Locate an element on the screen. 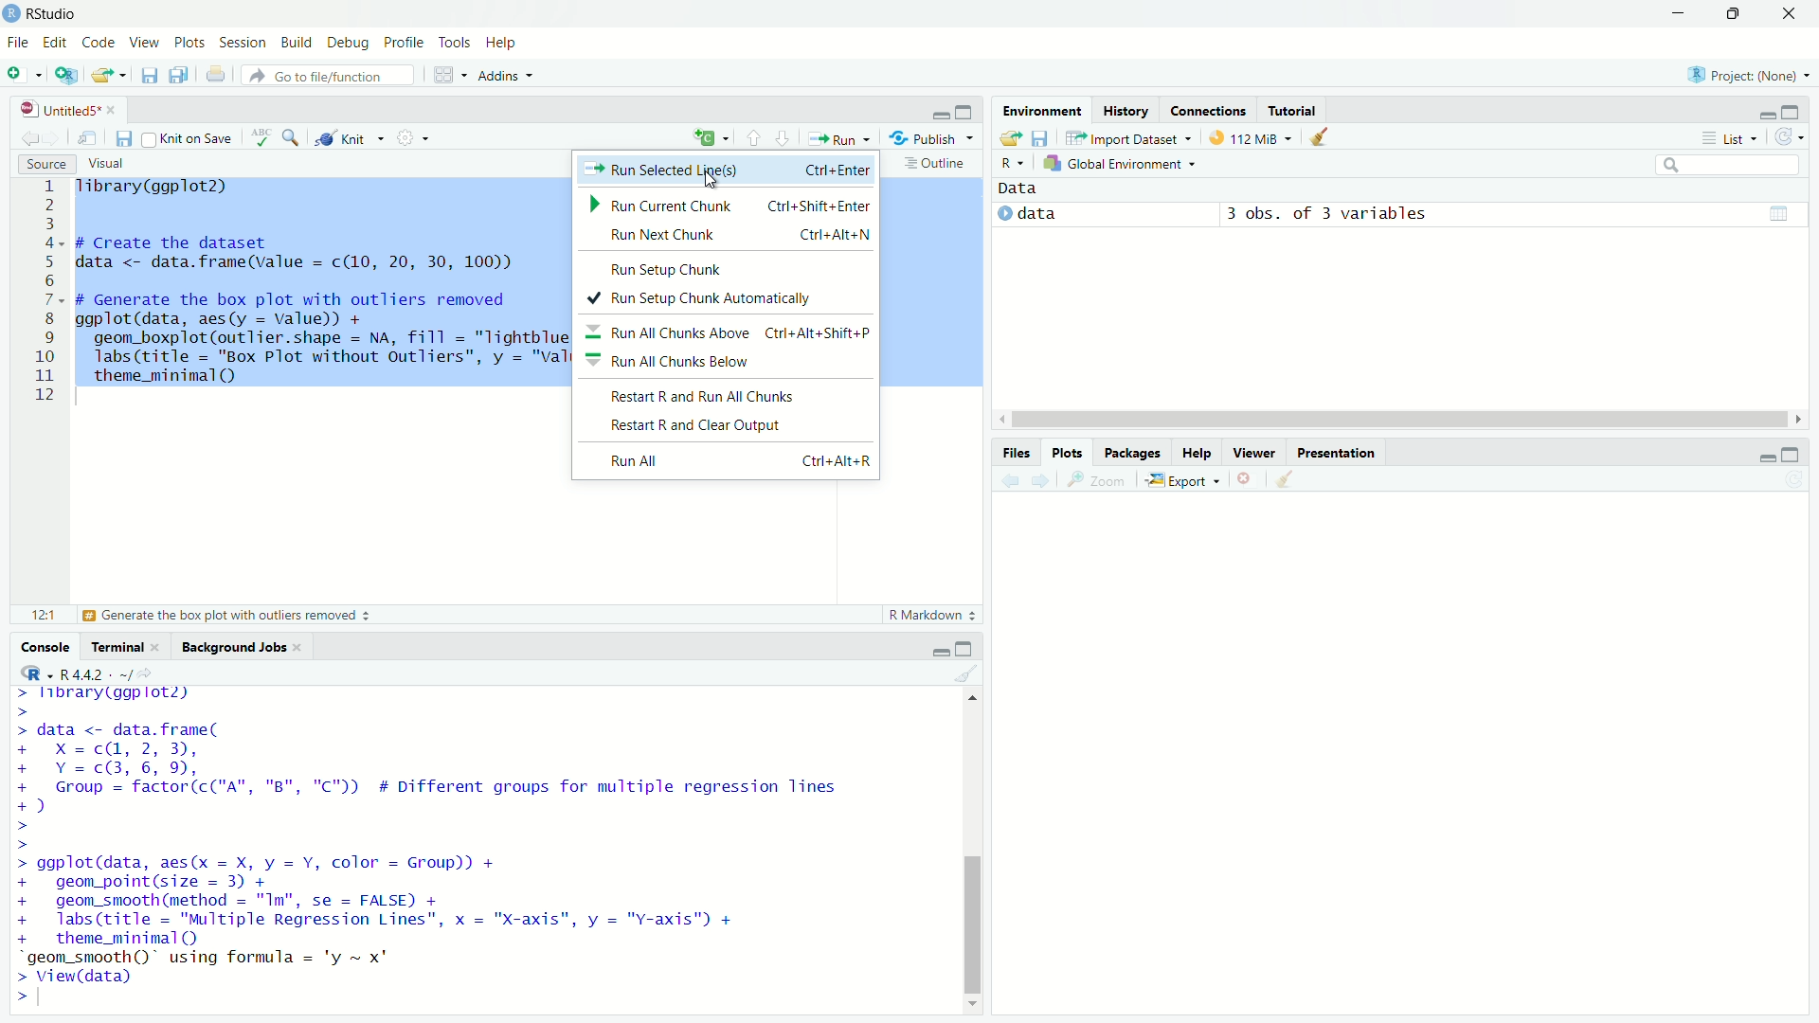  + Addins ~ is located at coordinates (500, 74).